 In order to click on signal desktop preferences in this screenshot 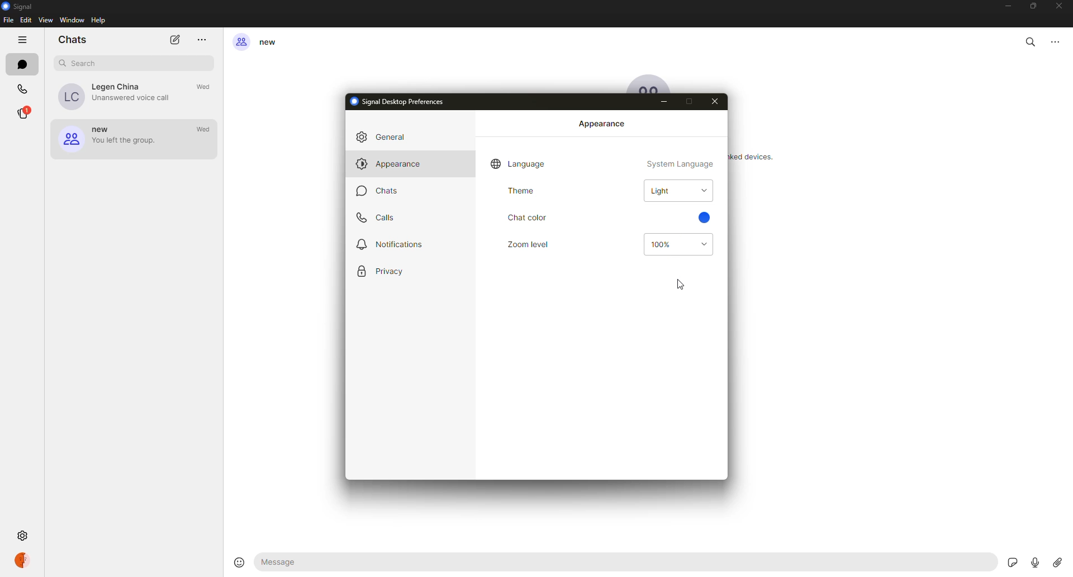, I will do `click(401, 101)`.